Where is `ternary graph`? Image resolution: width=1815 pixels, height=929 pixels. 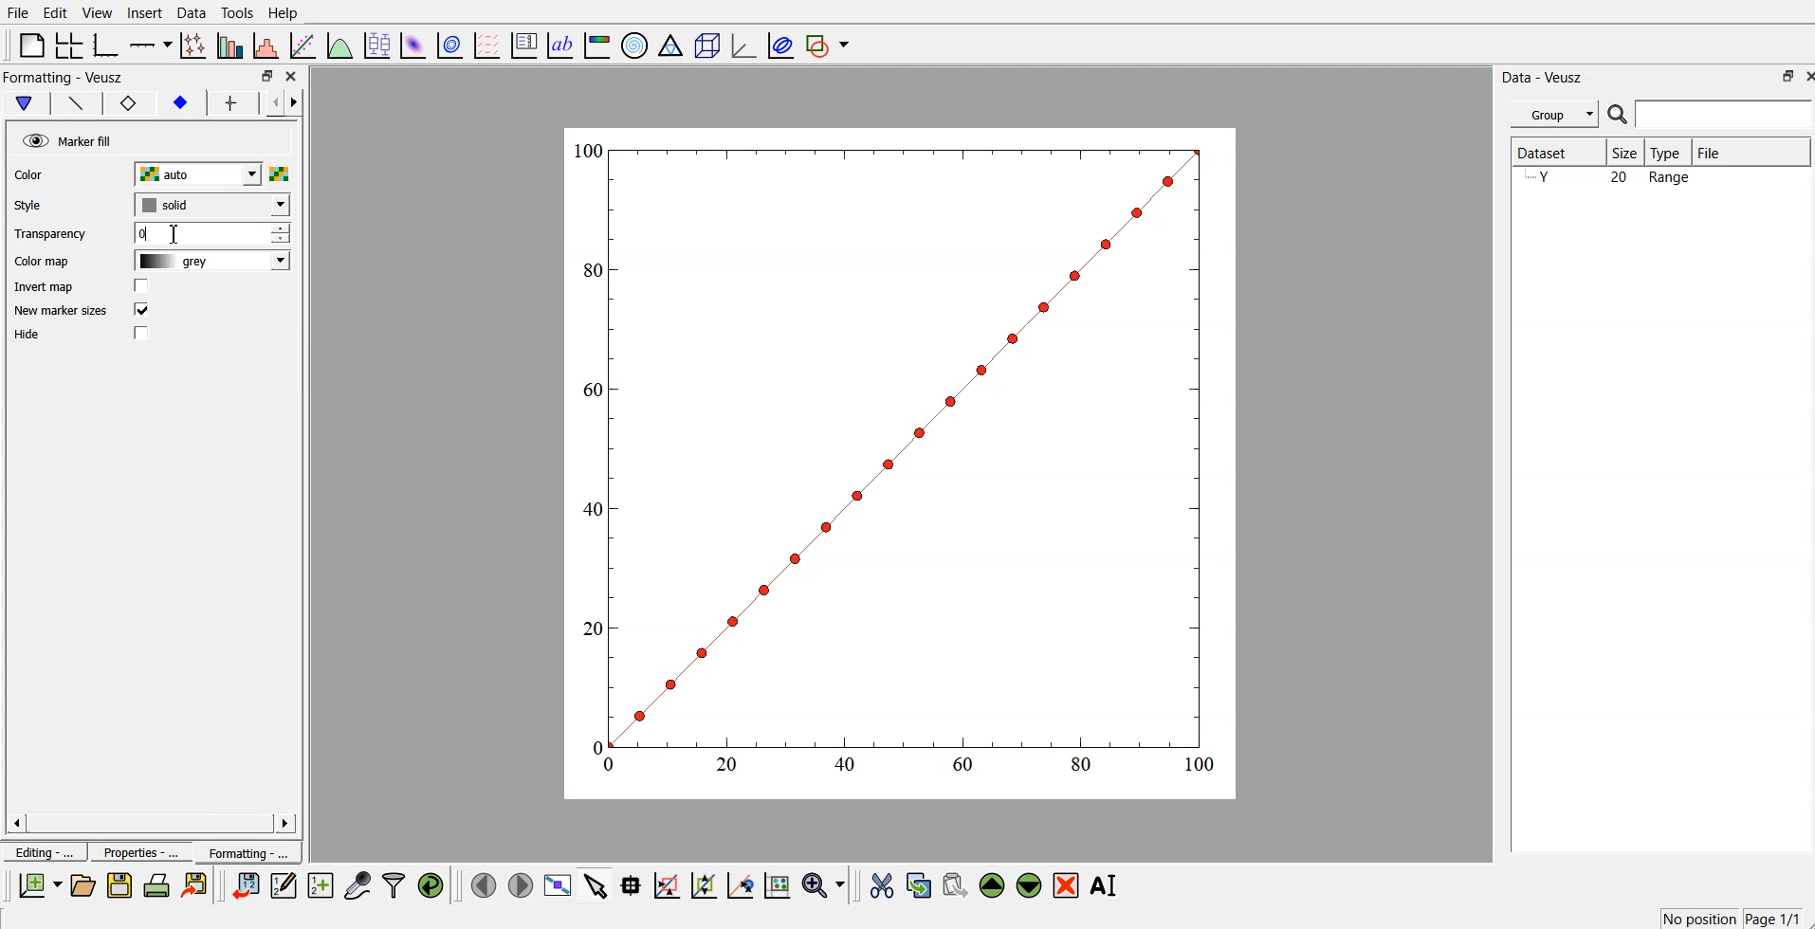
ternary graph is located at coordinates (671, 44).